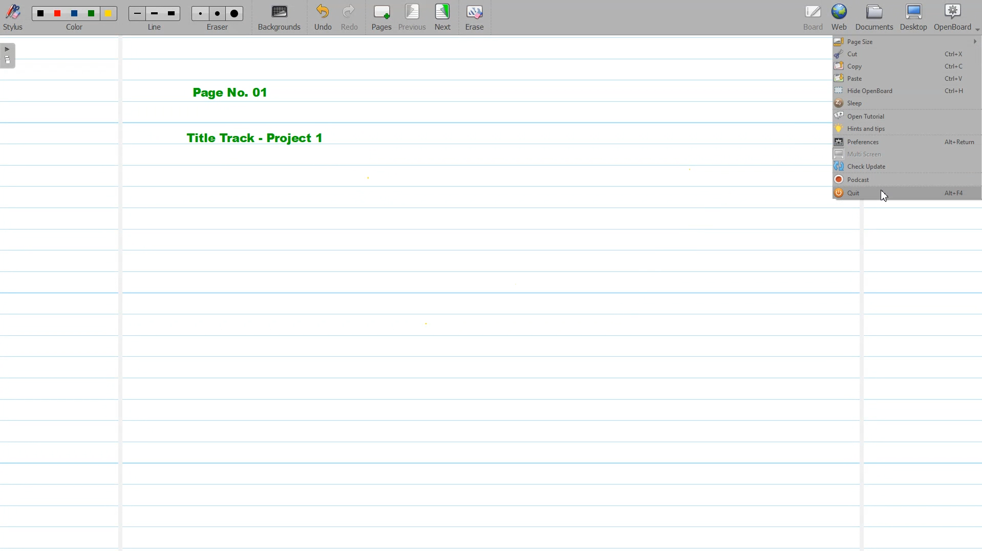 This screenshot has height=551, width=982. Describe the element at coordinates (76, 17) in the screenshot. I see `Color` at that location.